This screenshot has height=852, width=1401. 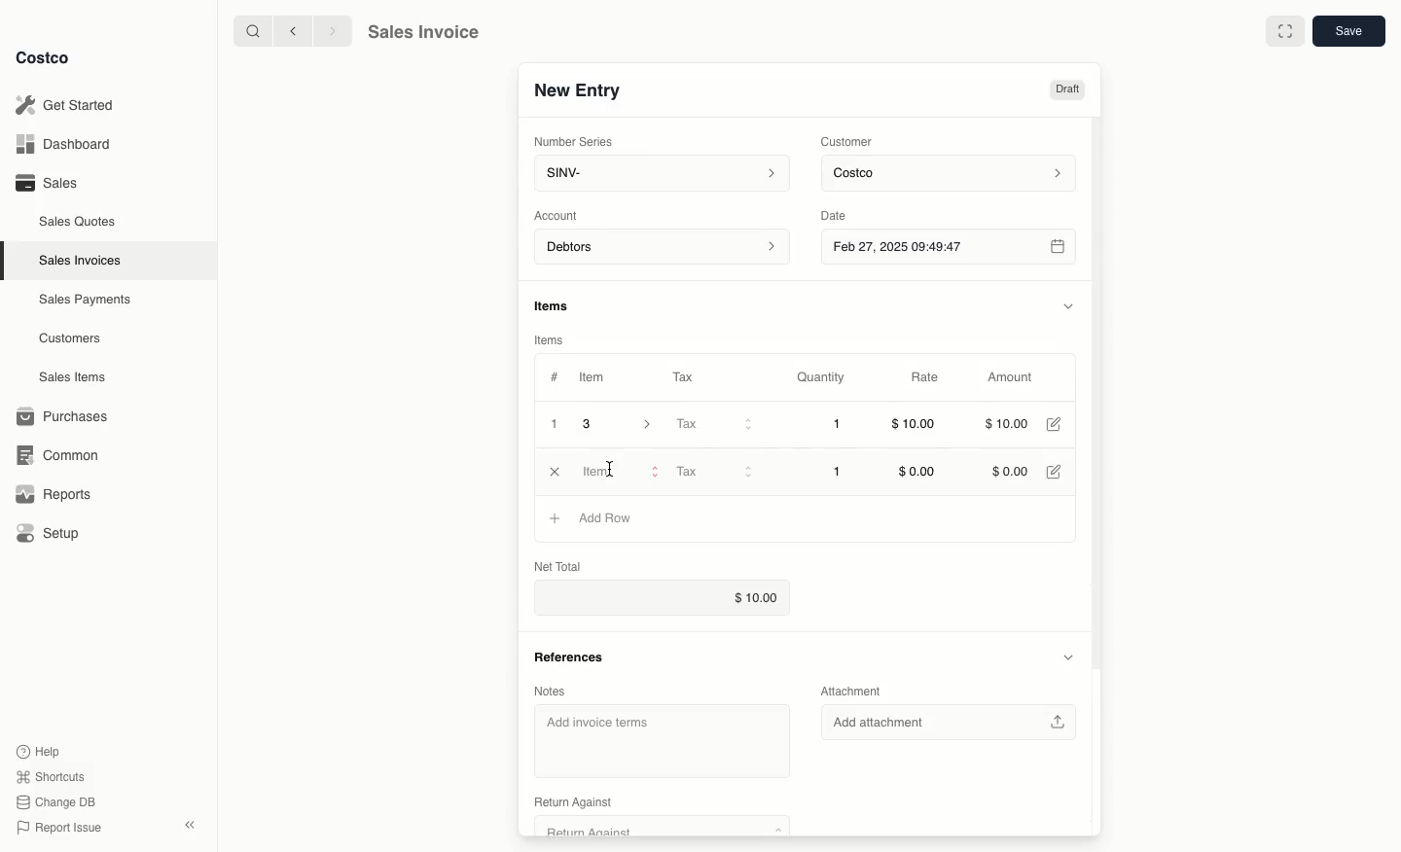 I want to click on 1, so click(x=555, y=424).